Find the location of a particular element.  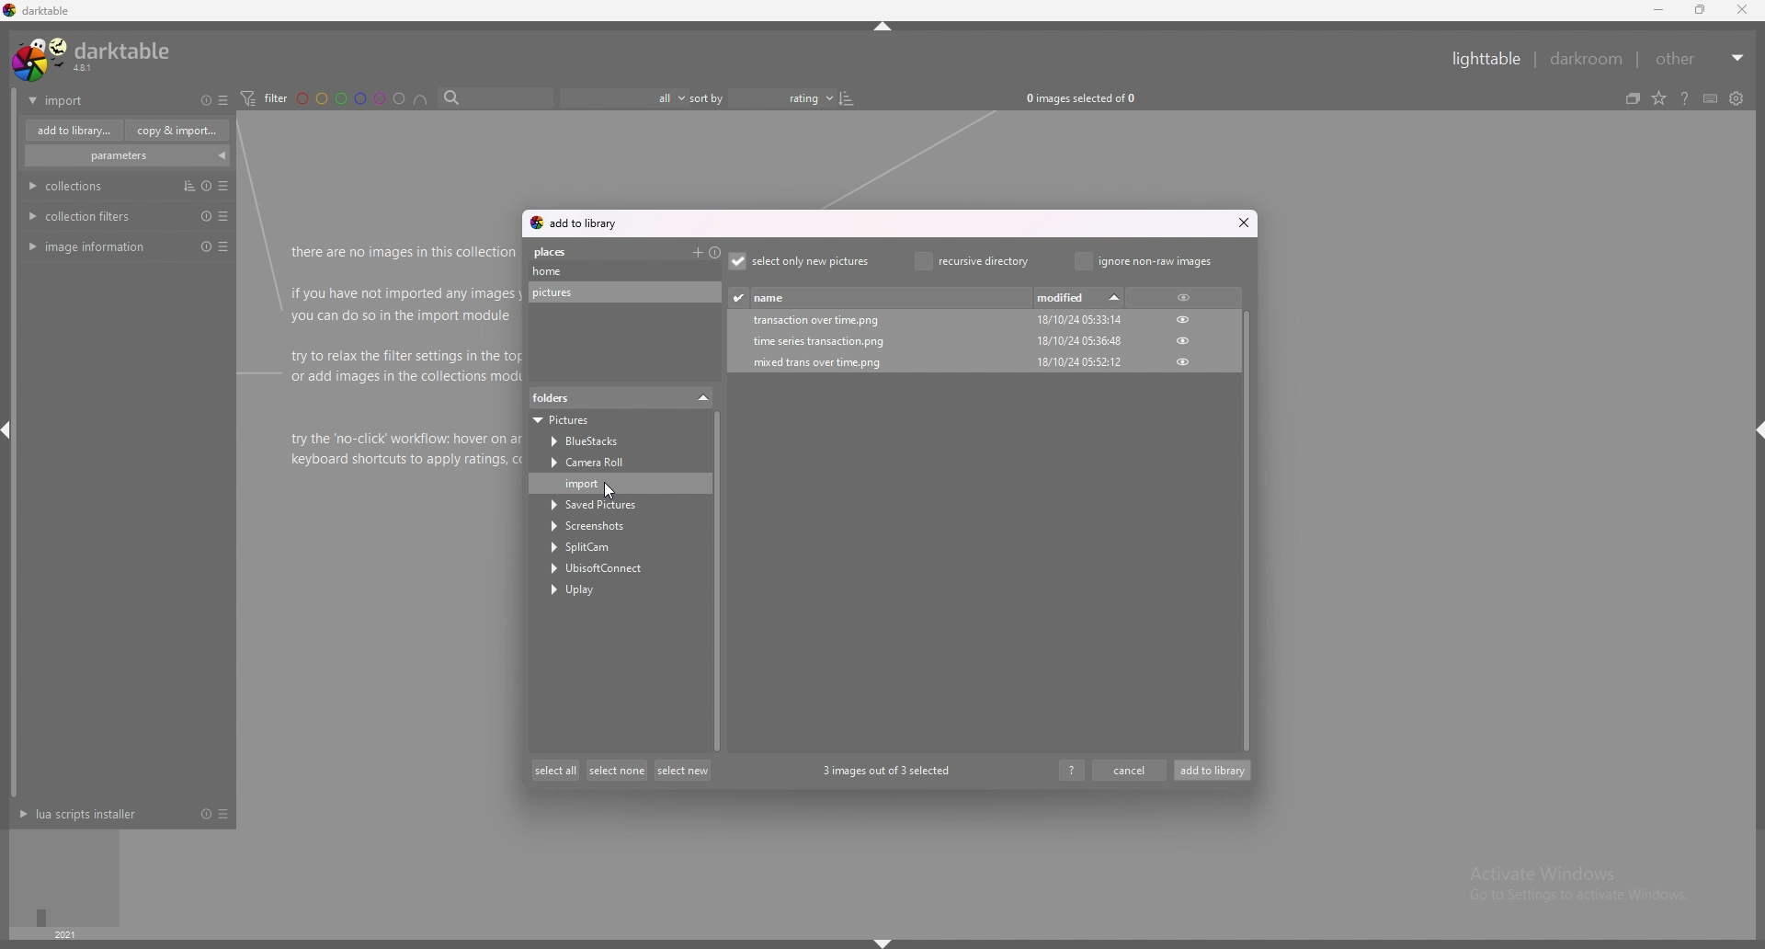

18/10/24 05:36:48 is located at coordinates (1076, 340).